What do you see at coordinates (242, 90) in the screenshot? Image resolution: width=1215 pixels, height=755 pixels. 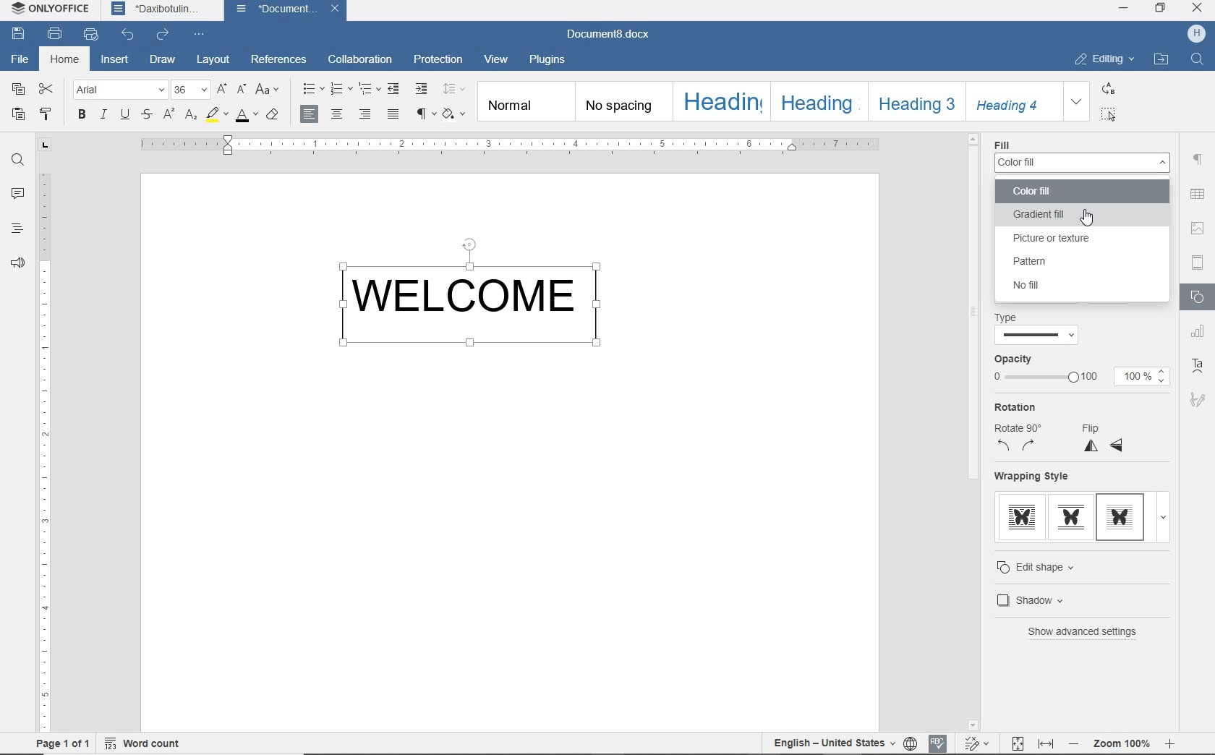 I see `DECREMENT FONT SIZE` at bounding box center [242, 90].